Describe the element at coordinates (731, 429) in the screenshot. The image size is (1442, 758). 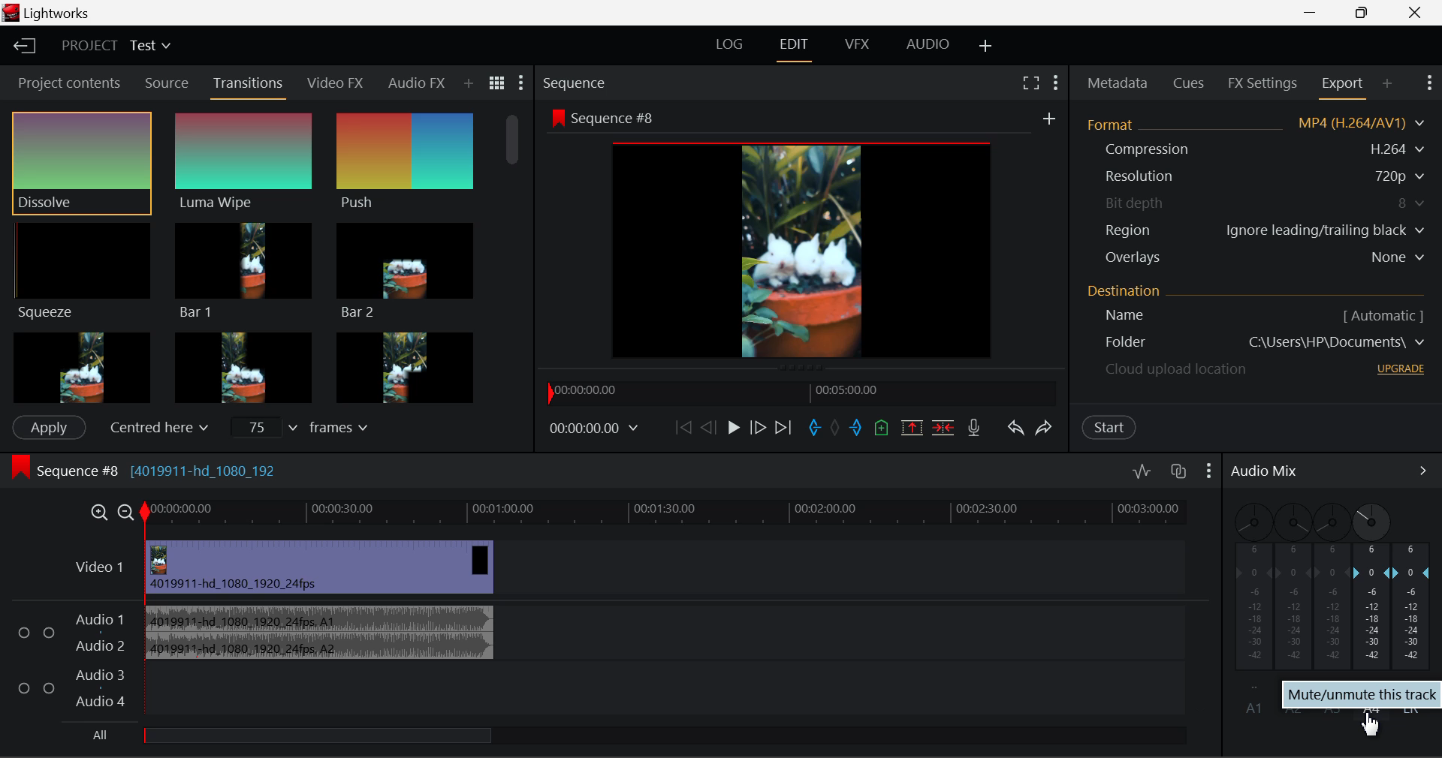
I see `Play` at that location.